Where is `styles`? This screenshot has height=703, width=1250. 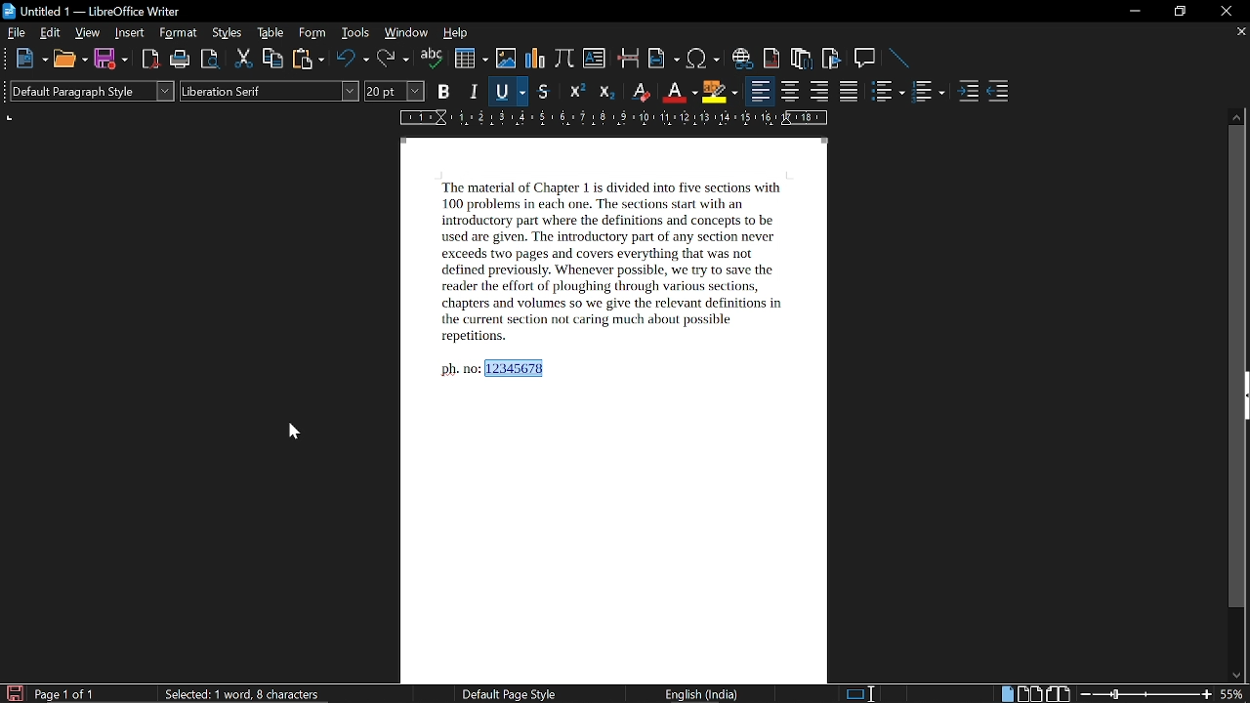
styles is located at coordinates (229, 33).